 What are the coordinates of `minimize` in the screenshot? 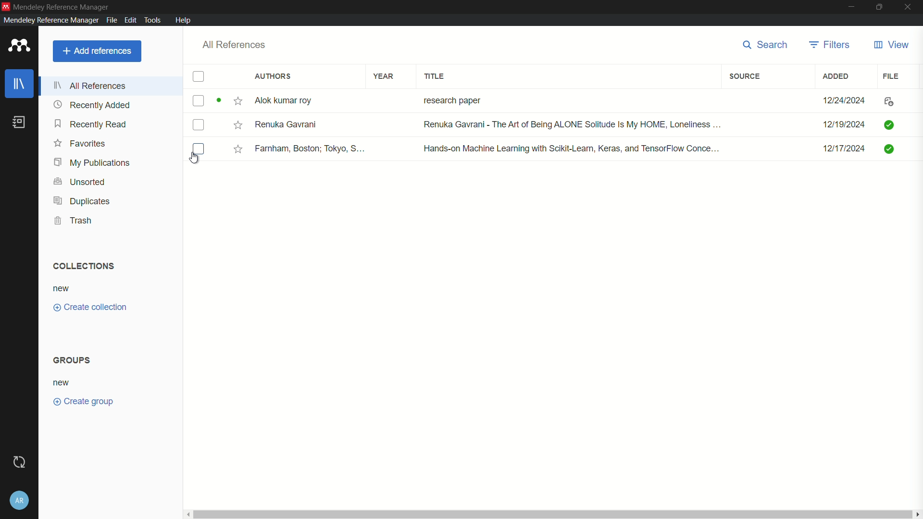 It's located at (850, 6).